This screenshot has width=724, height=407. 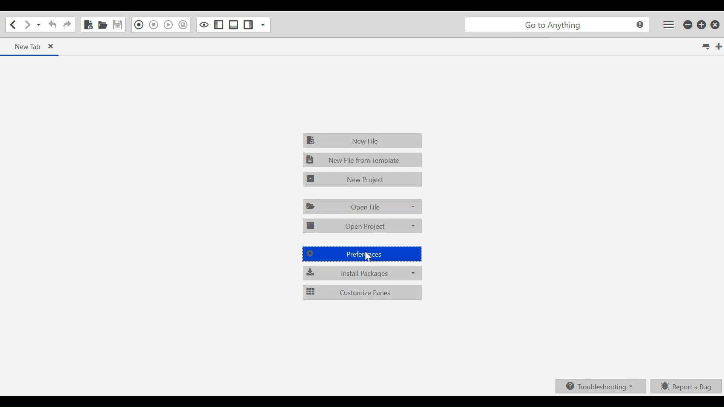 I want to click on Play Last Macro, so click(x=168, y=24).